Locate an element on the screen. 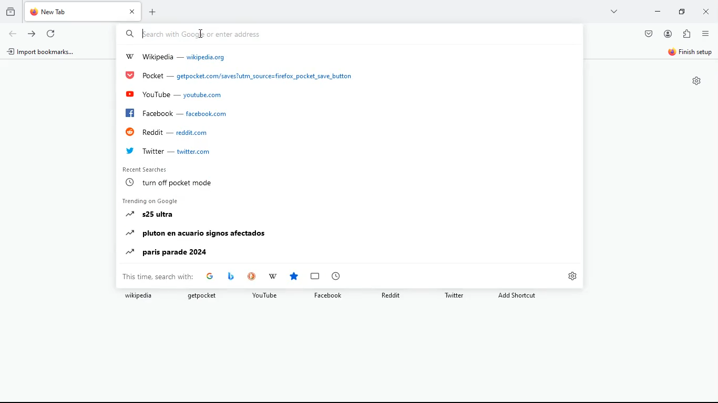 This screenshot has height=403, width=718. Binge is located at coordinates (231, 275).